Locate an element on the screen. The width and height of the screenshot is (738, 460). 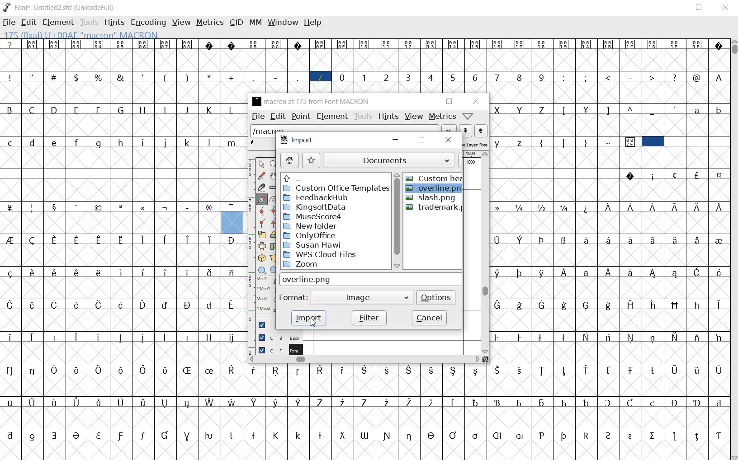
Symbol is located at coordinates (676, 175).